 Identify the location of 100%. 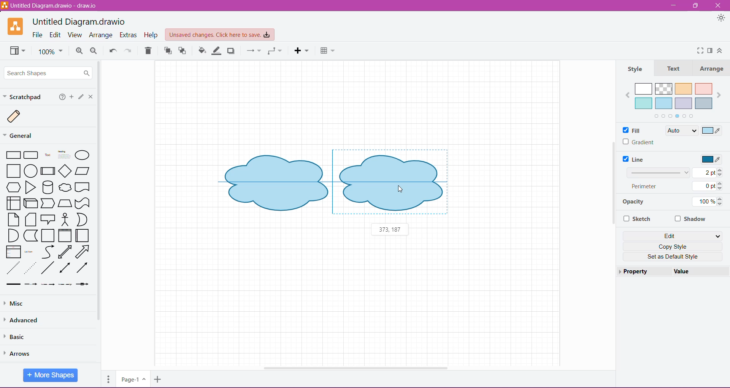
(51, 52).